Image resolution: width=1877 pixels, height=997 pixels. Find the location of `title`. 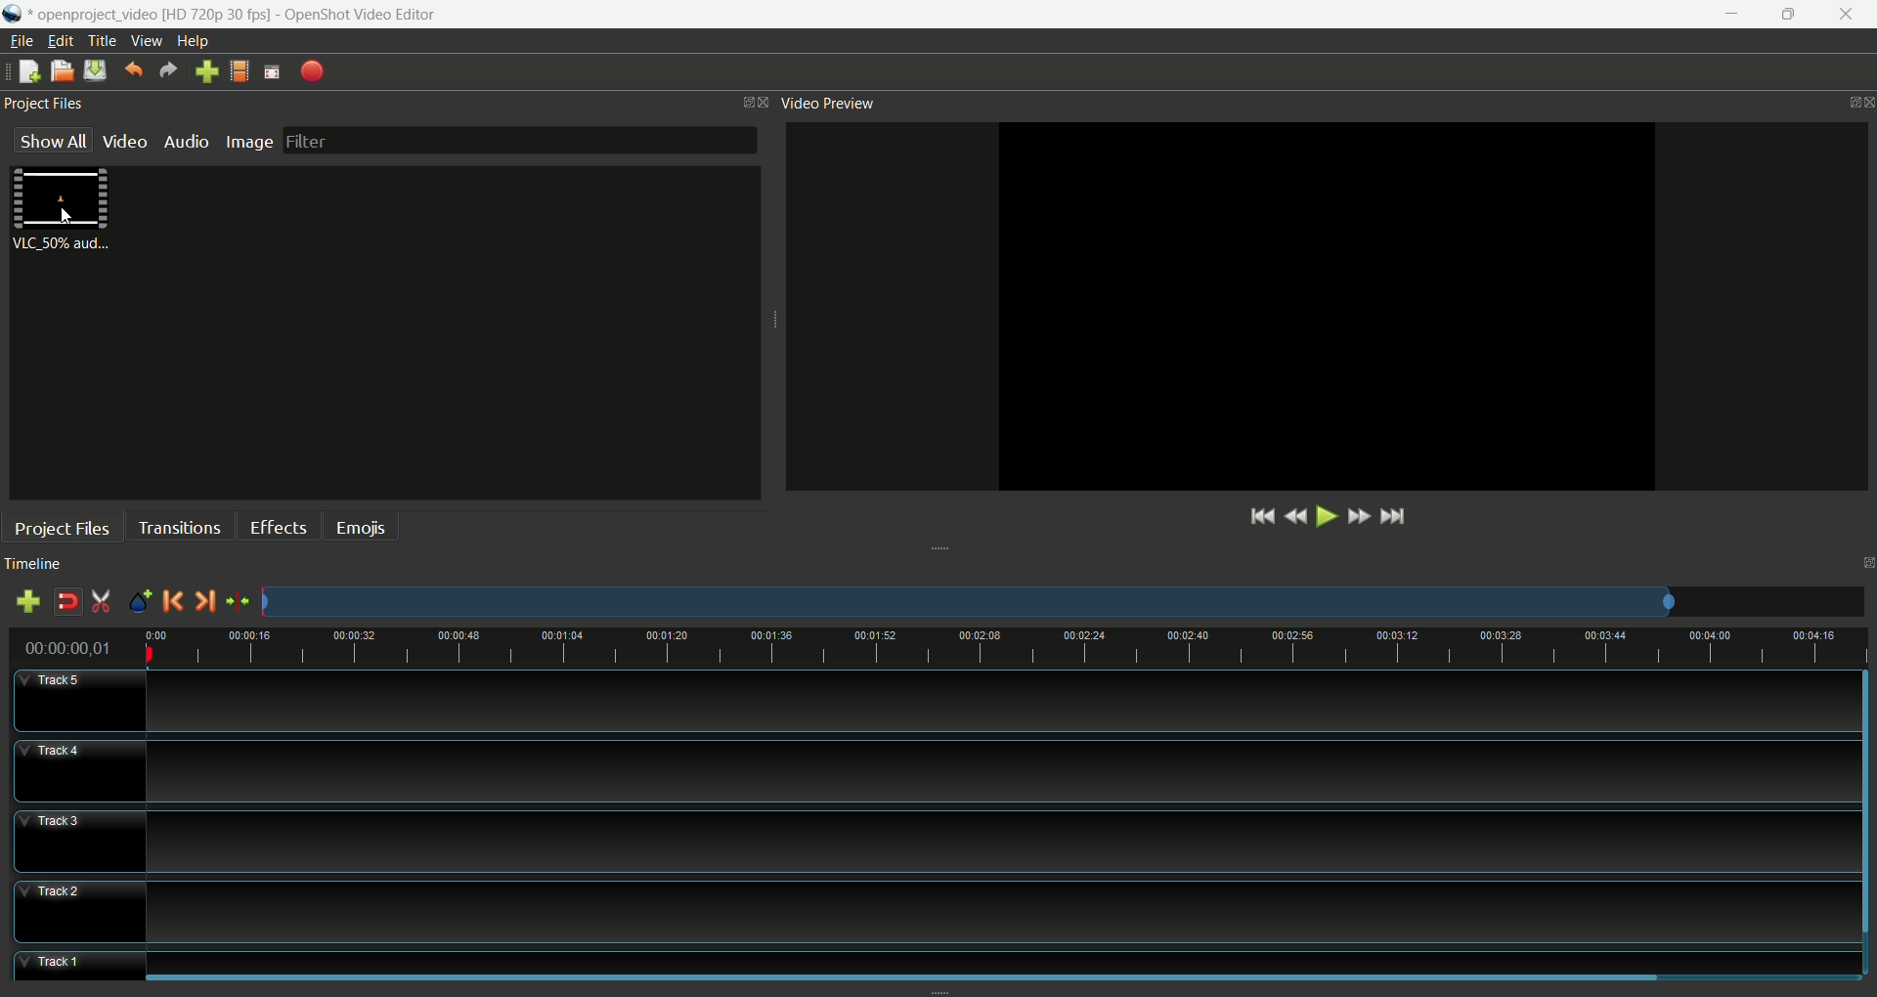

title is located at coordinates (101, 41).